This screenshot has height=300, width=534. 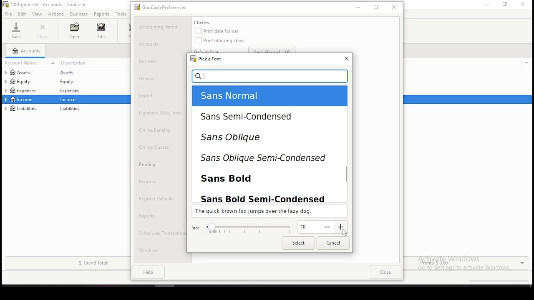 I want to click on select, so click(x=297, y=243).